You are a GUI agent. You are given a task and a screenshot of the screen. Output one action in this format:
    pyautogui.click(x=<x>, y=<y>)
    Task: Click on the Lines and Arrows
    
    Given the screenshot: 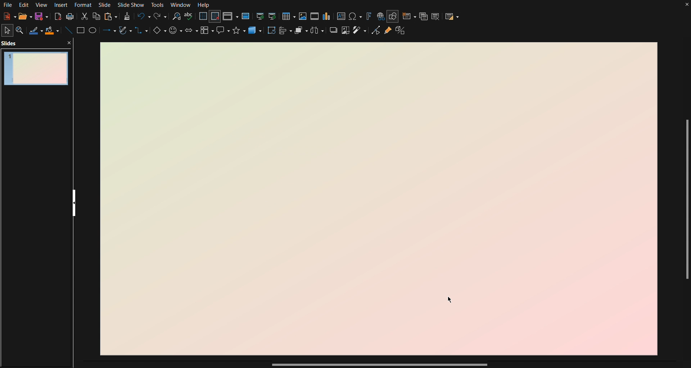 What is the action you would take?
    pyautogui.click(x=108, y=32)
    